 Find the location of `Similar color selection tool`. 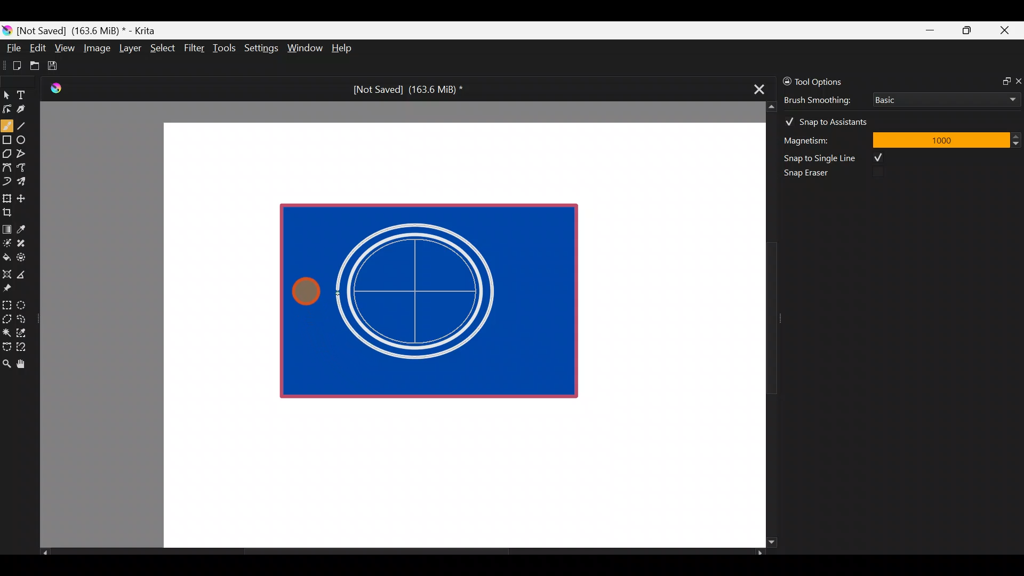

Similar color selection tool is located at coordinates (23, 332).